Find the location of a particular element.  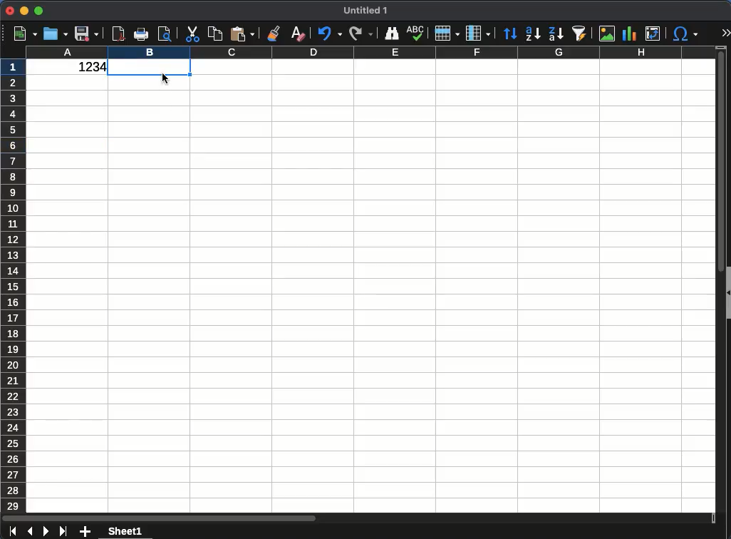

new is located at coordinates (24, 34).